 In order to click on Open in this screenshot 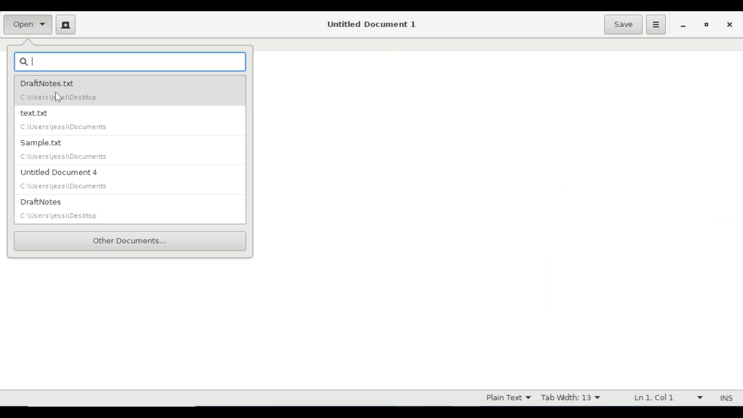, I will do `click(28, 24)`.